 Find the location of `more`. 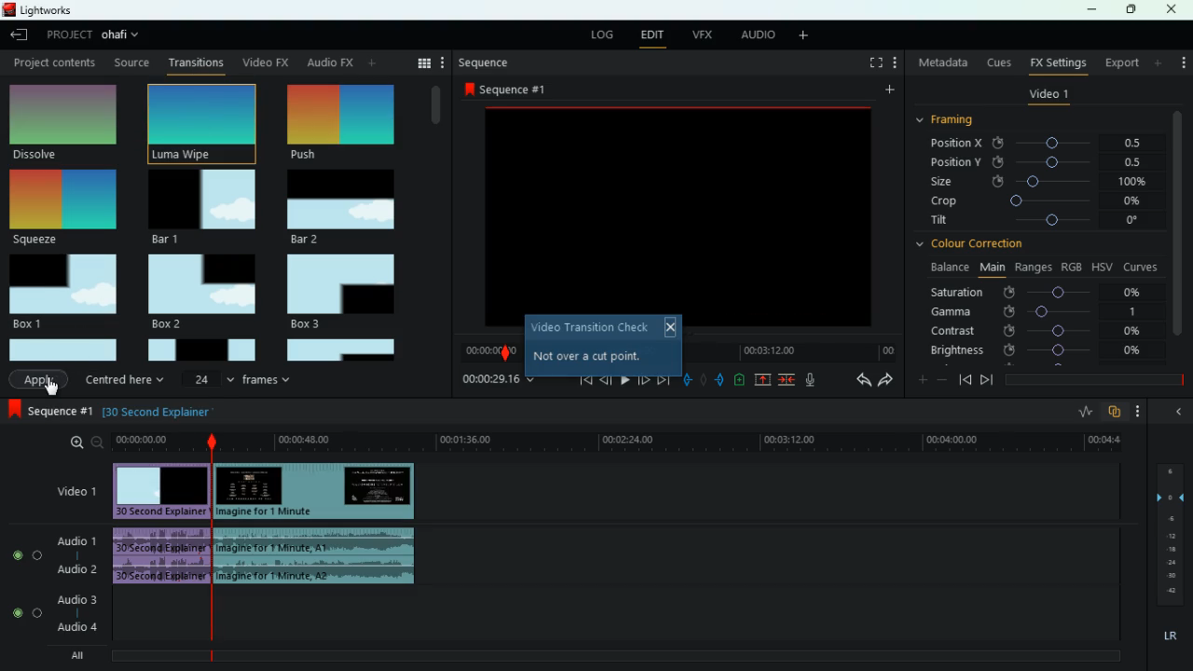

more is located at coordinates (373, 62).